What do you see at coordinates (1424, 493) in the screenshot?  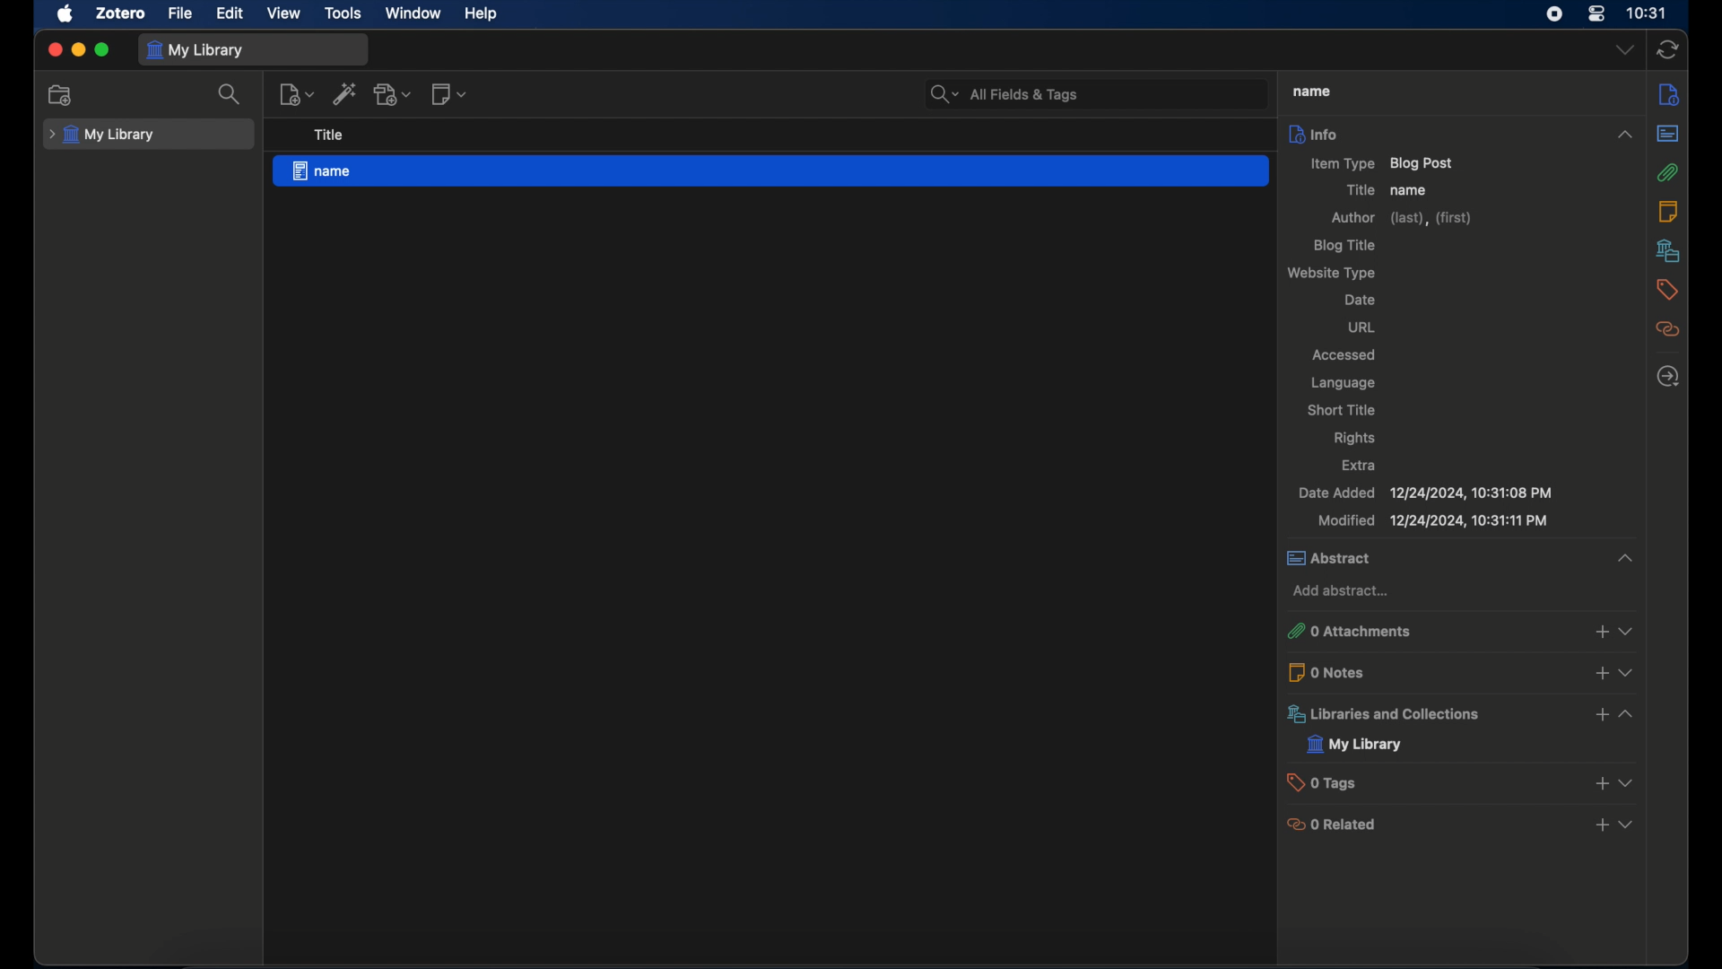 I see `date added` at bounding box center [1424, 493].